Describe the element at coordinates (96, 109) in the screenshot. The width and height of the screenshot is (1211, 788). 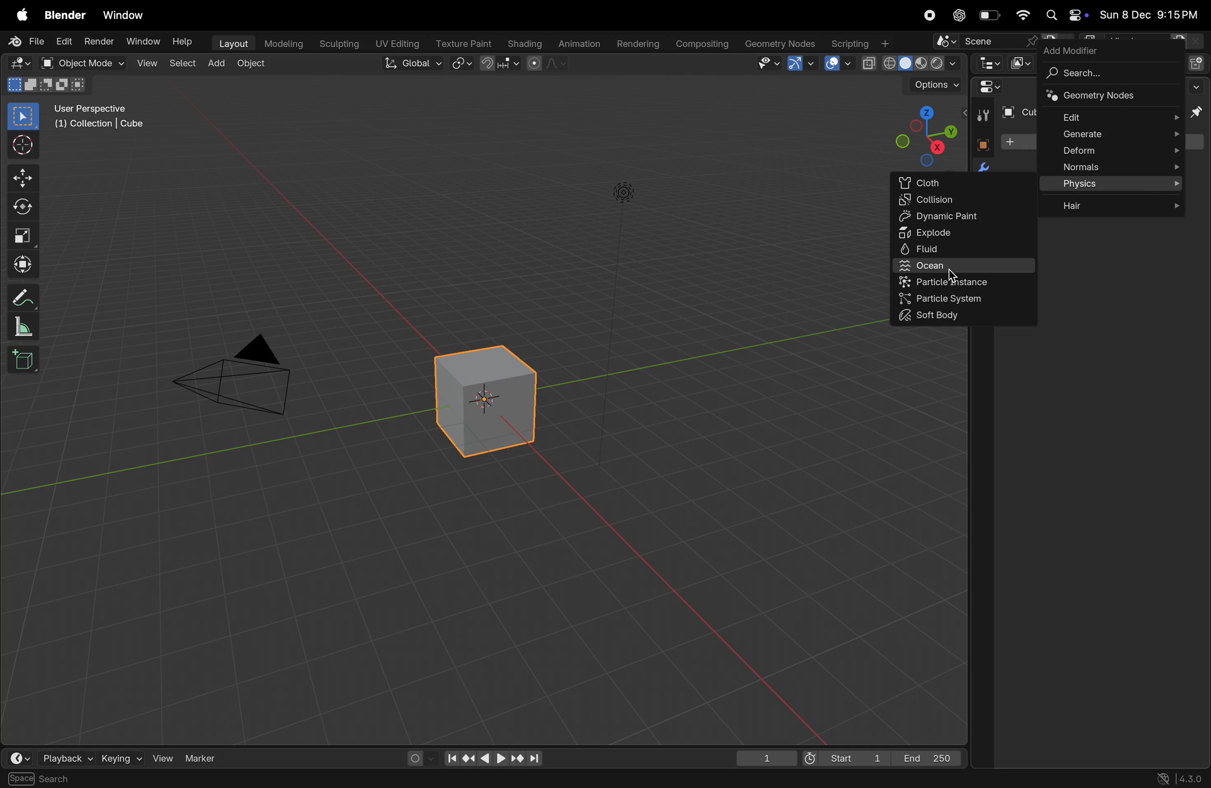
I see `use erception` at that location.